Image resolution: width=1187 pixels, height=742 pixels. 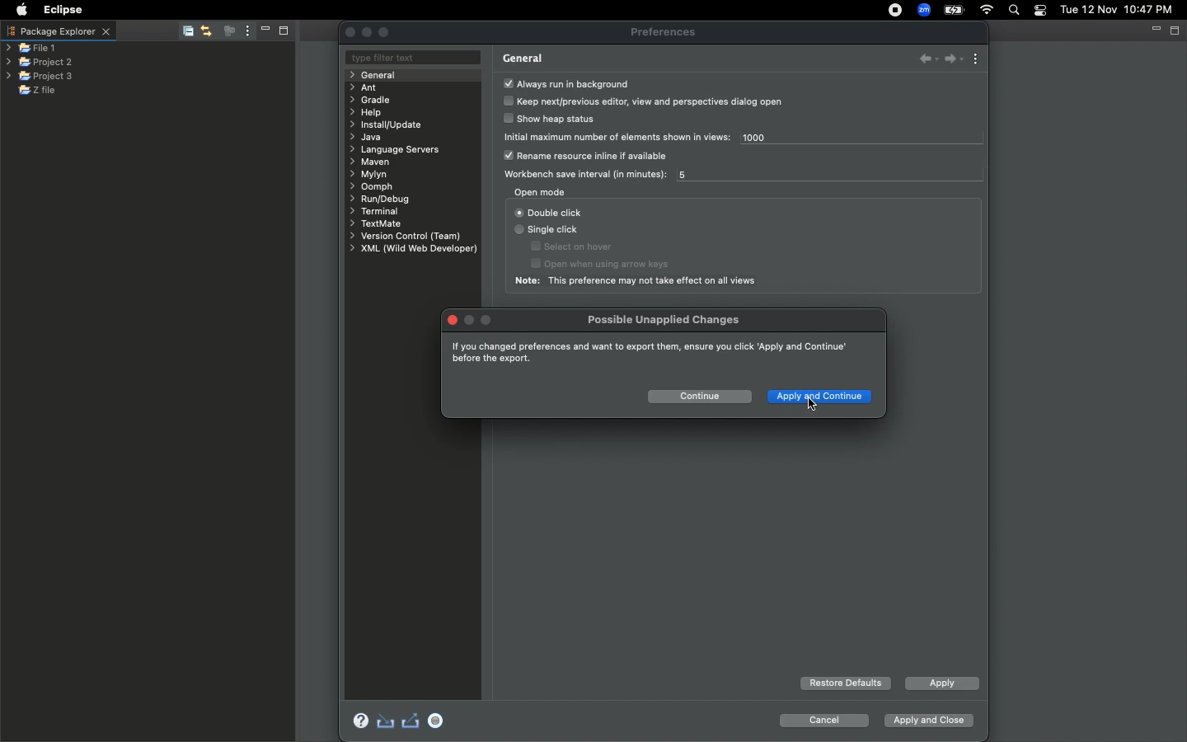 I want to click on minimize, so click(x=368, y=32).